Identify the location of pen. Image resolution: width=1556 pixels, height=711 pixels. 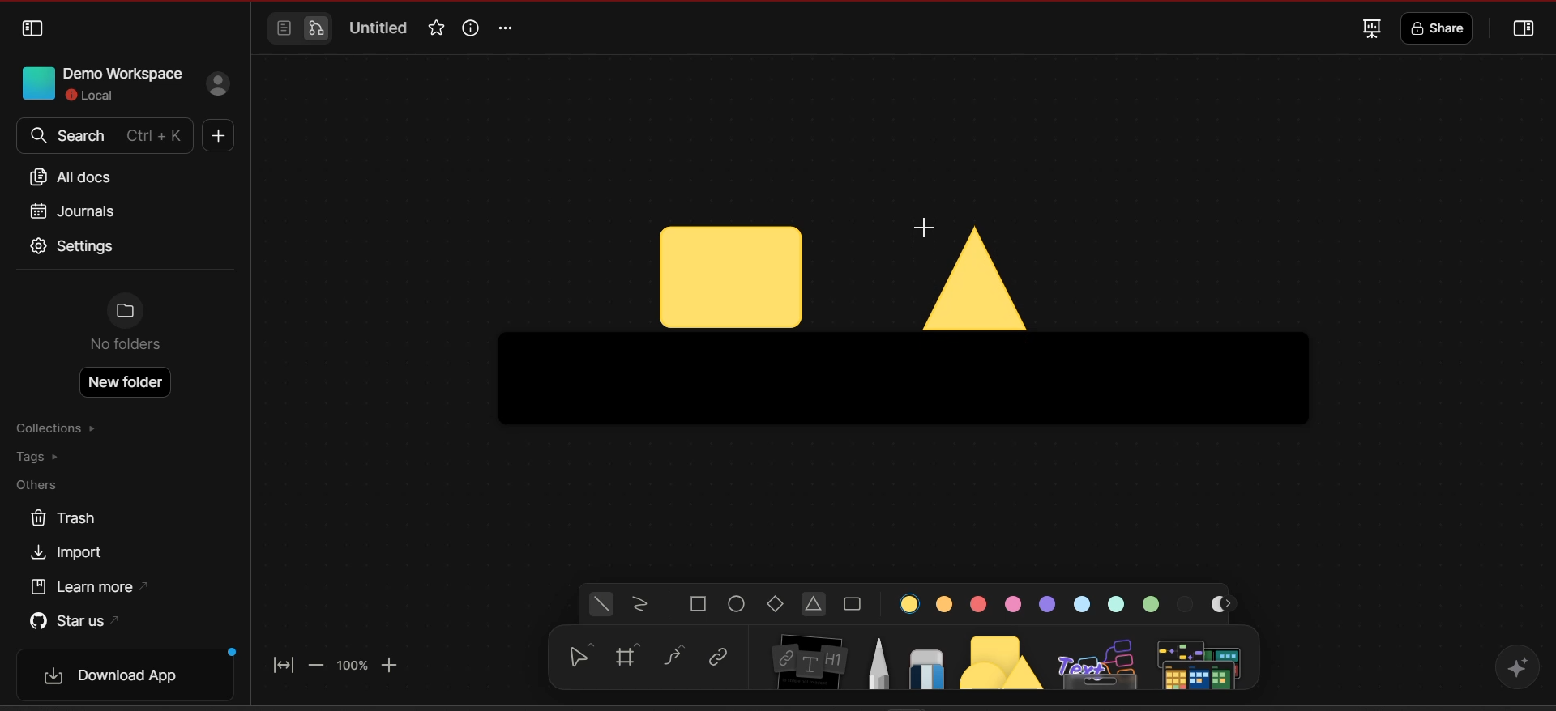
(878, 662).